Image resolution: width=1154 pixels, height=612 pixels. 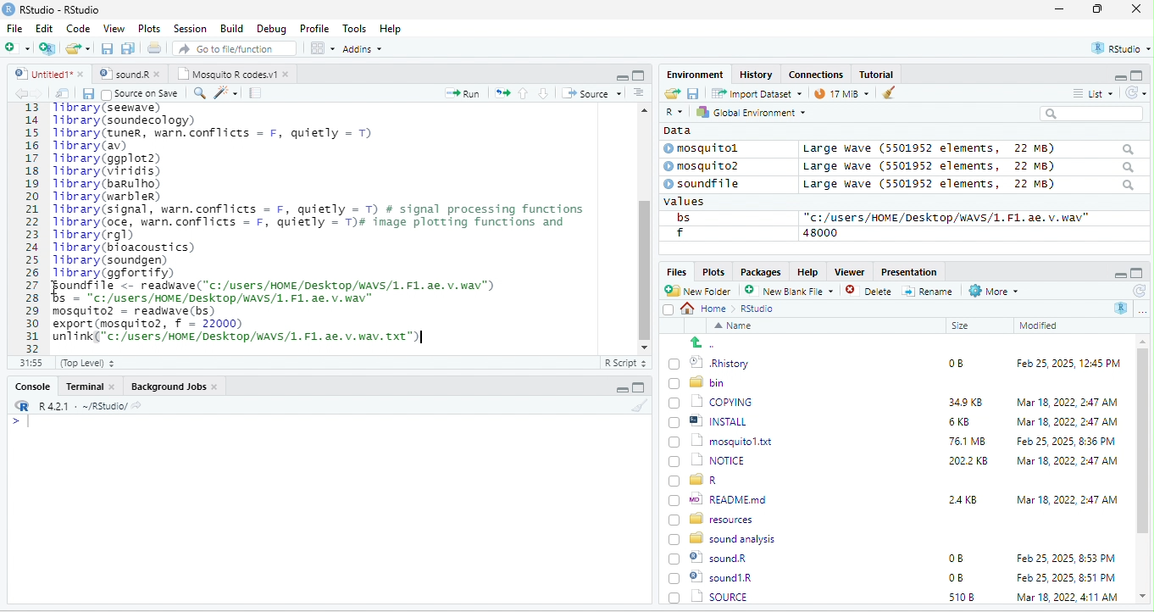 What do you see at coordinates (755, 92) in the screenshot?
I see `# import Dataset` at bounding box center [755, 92].